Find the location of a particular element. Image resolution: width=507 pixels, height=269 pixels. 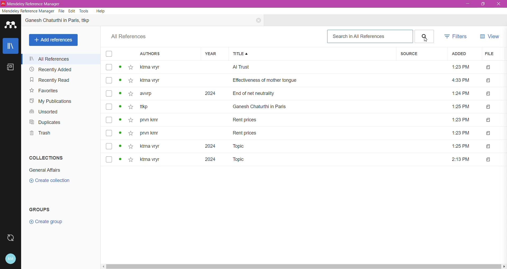

view status is located at coordinates (121, 80).